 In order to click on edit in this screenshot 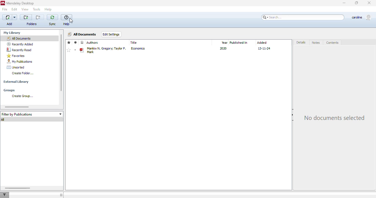, I will do `click(15, 9)`.